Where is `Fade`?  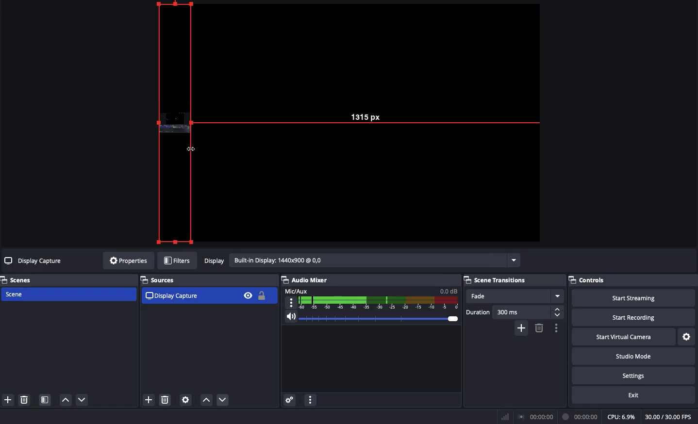 Fade is located at coordinates (515, 296).